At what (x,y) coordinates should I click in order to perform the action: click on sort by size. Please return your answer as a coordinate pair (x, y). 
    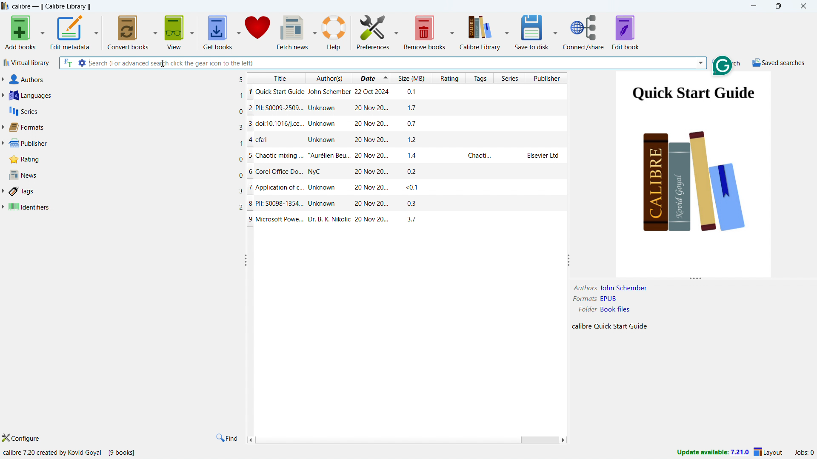
    Looking at the image, I should click on (411, 78).